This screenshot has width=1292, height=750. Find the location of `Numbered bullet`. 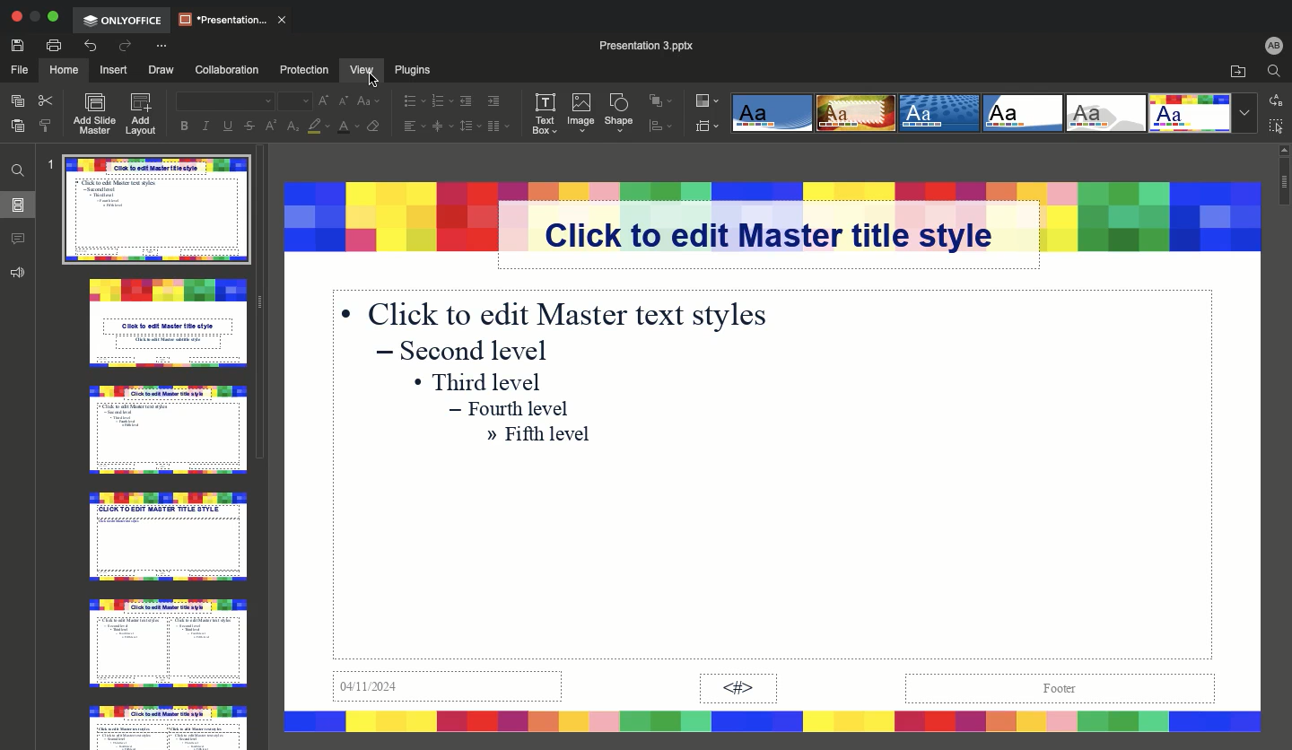

Numbered bullet is located at coordinates (441, 99).